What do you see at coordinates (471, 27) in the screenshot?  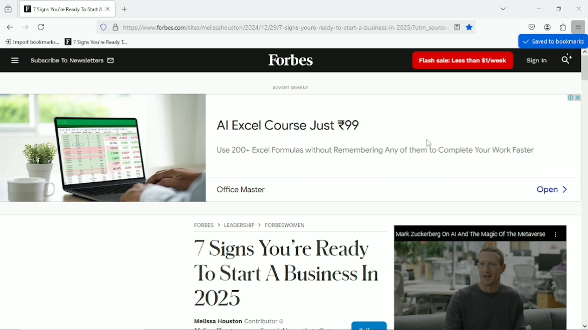 I see `Bookmark this page` at bounding box center [471, 27].